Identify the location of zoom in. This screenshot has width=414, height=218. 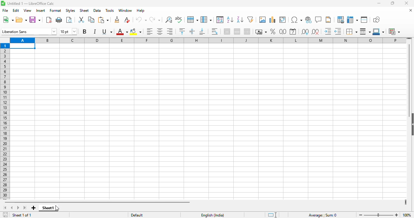
(397, 215).